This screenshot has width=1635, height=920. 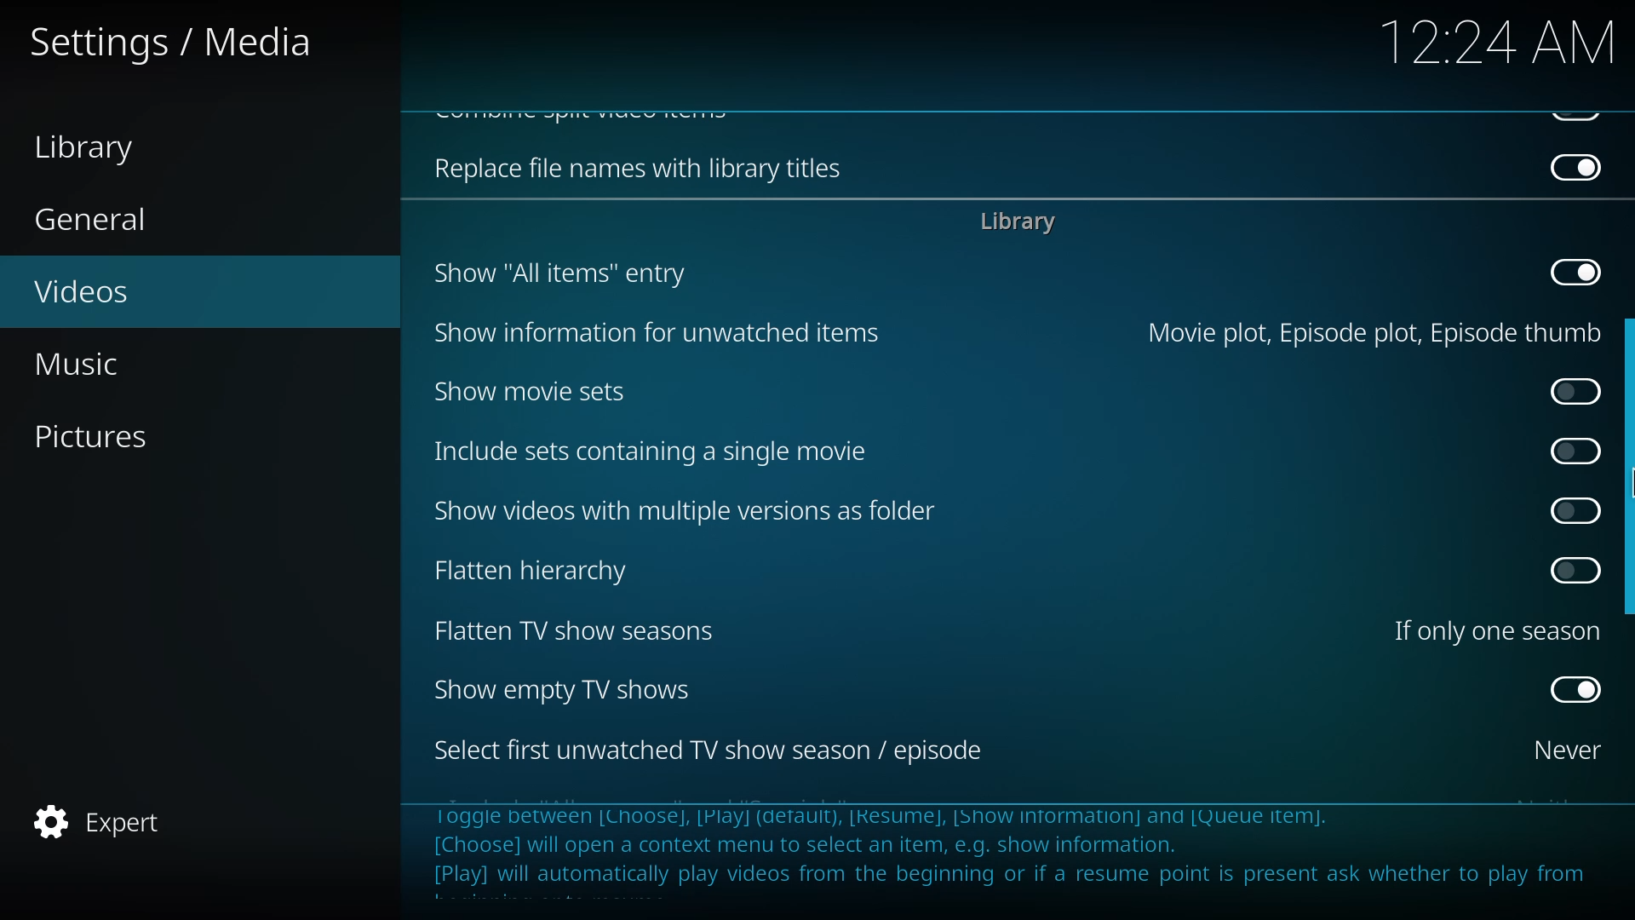 I want to click on music, so click(x=100, y=363).